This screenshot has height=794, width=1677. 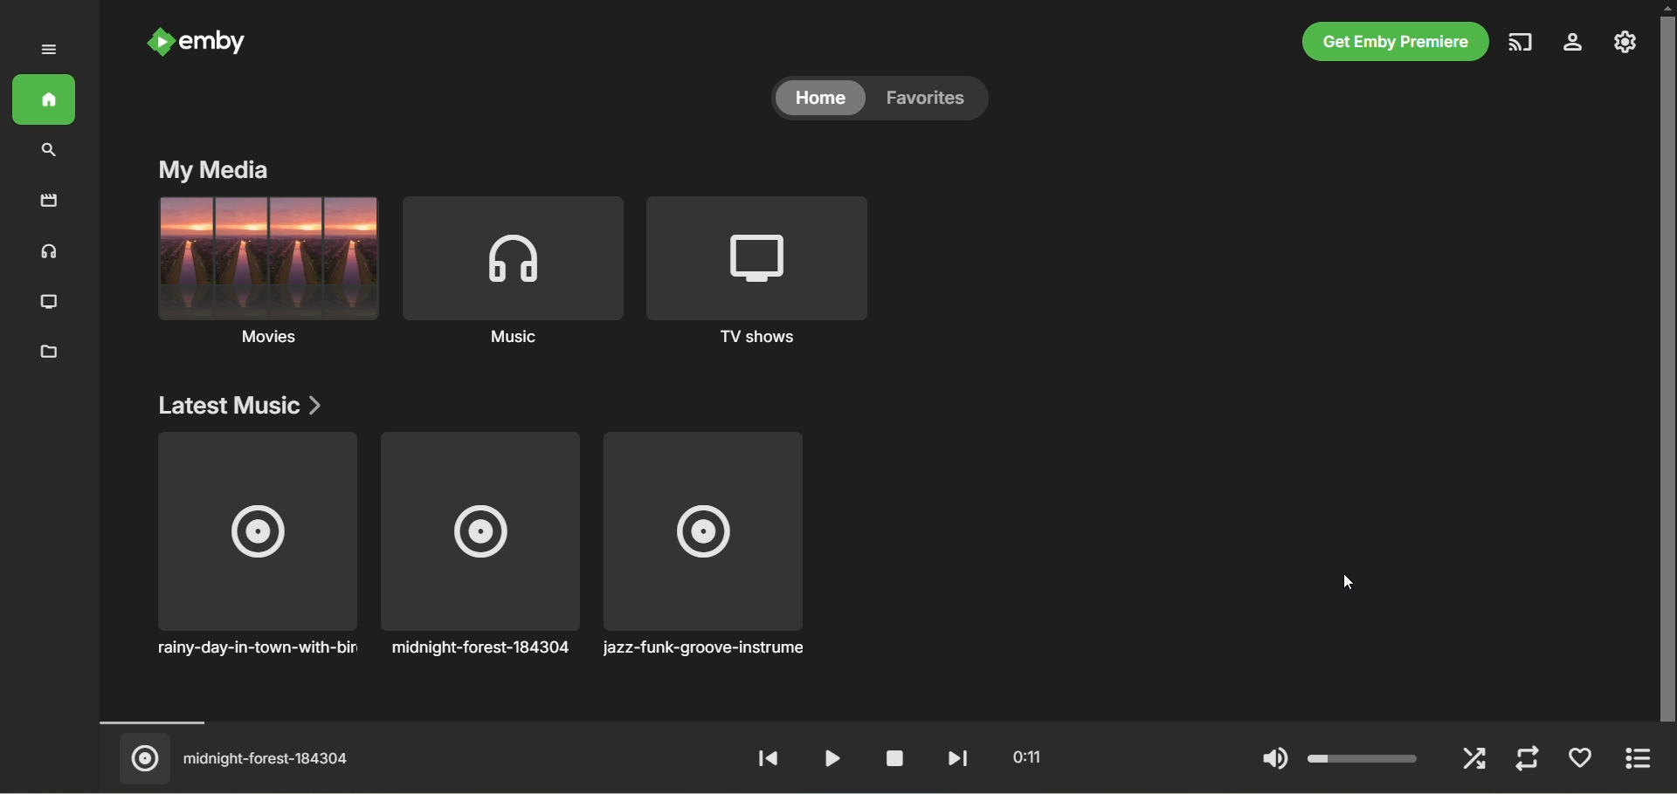 What do you see at coordinates (1645, 760) in the screenshot?
I see `options` at bounding box center [1645, 760].